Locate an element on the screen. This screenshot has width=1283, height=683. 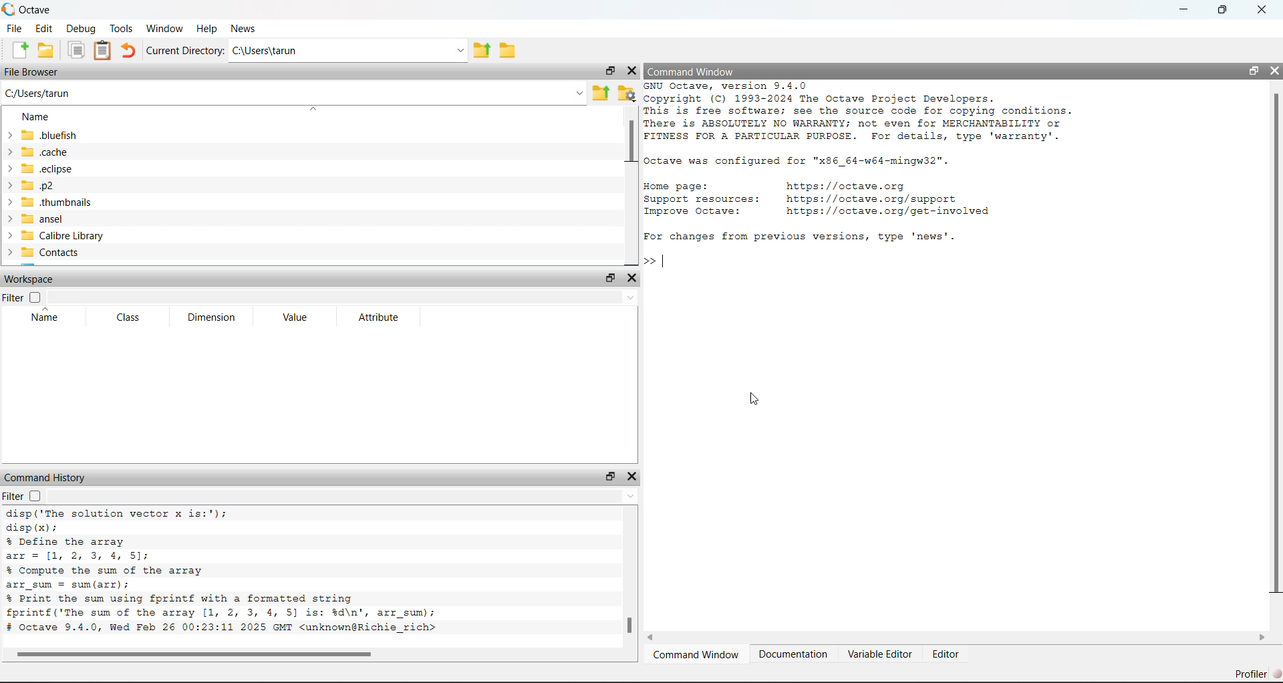
Filter is located at coordinates (13, 298).